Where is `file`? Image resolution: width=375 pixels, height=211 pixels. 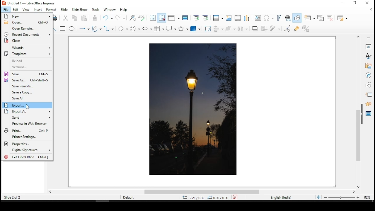
file is located at coordinates (6, 9).